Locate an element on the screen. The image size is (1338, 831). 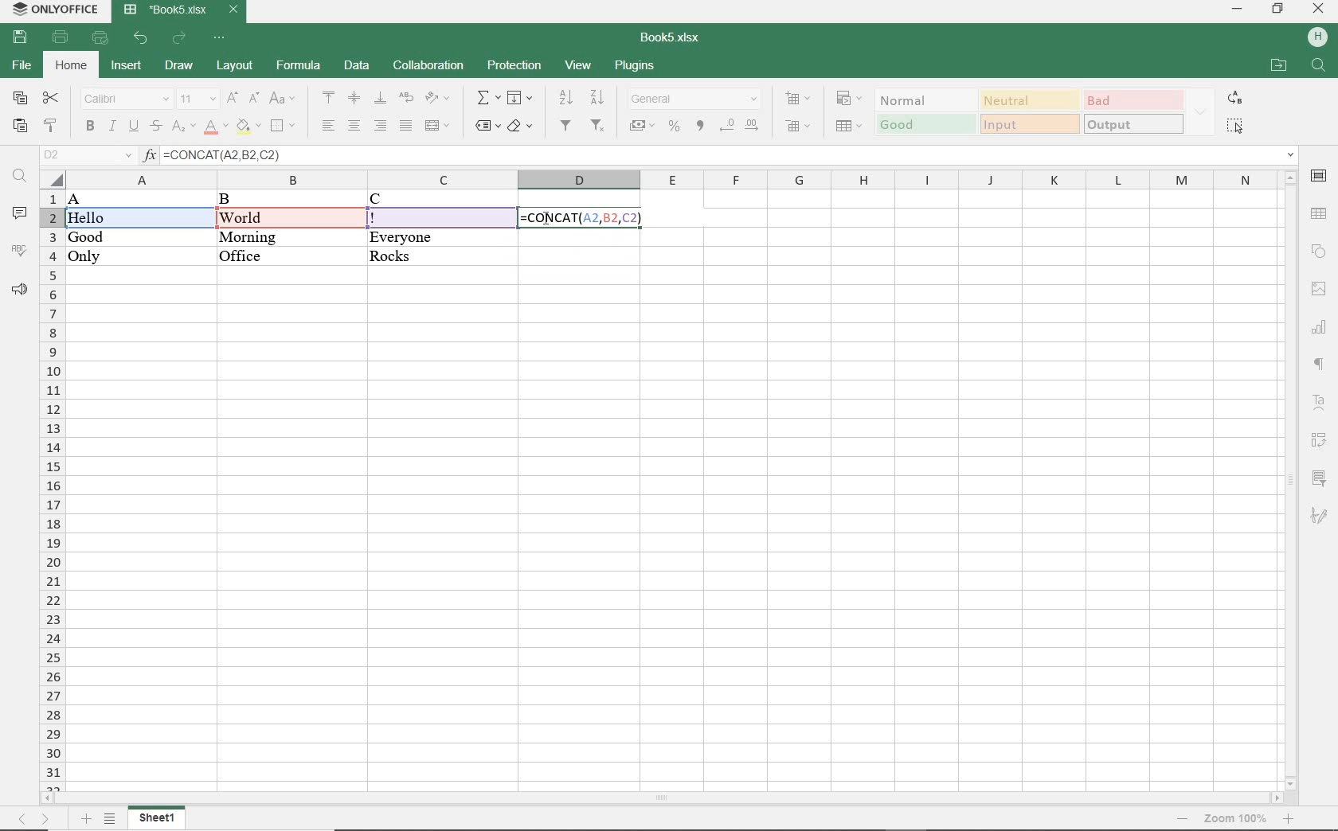
COPY STYLE is located at coordinates (52, 123).